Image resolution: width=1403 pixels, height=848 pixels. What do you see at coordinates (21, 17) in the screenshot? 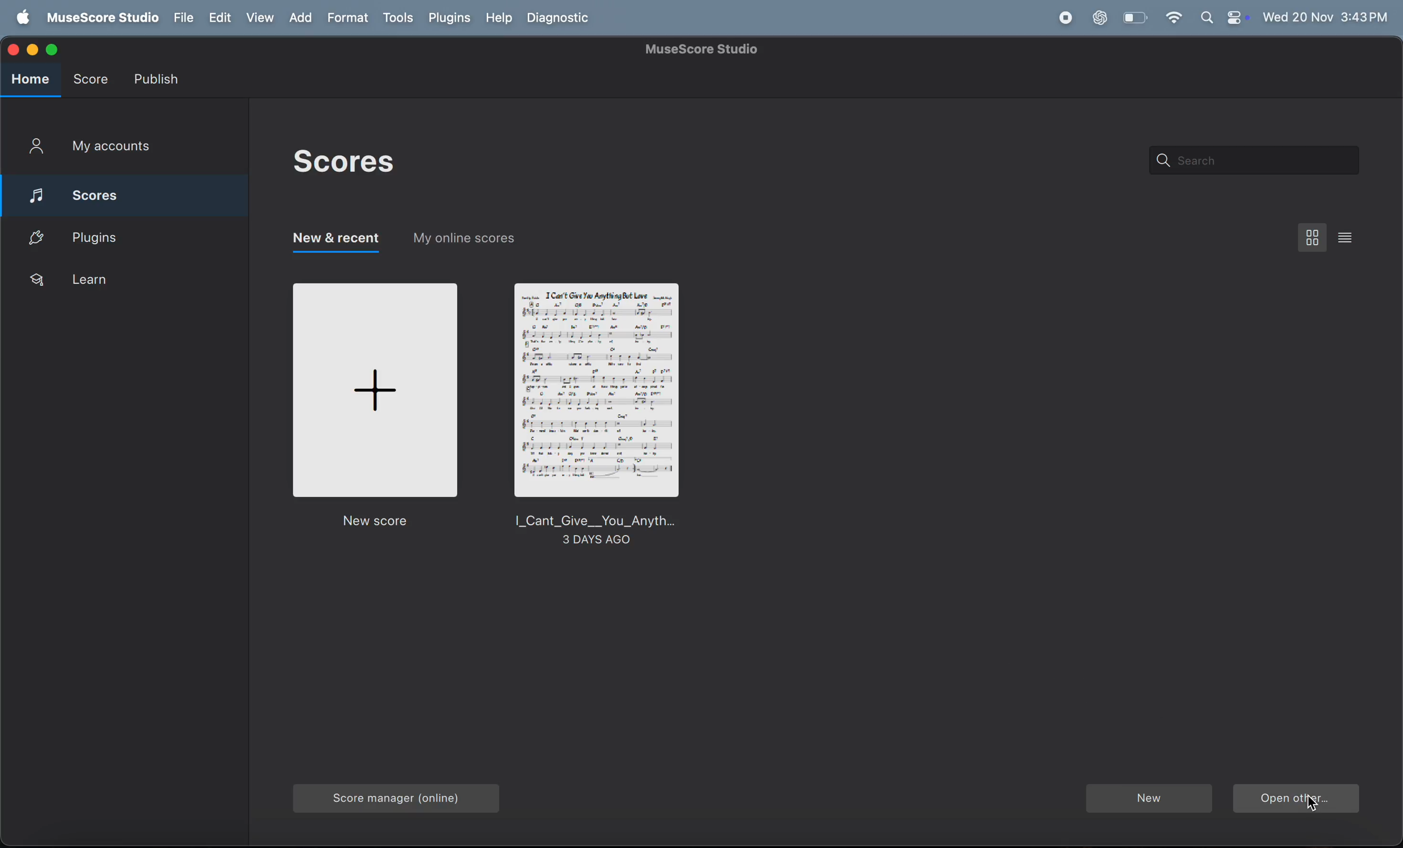
I see `apple menu` at bounding box center [21, 17].